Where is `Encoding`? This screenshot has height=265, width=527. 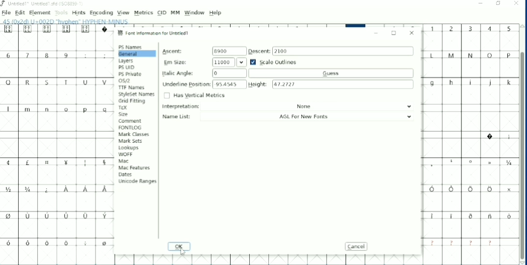 Encoding is located at coordinates (101, 13).